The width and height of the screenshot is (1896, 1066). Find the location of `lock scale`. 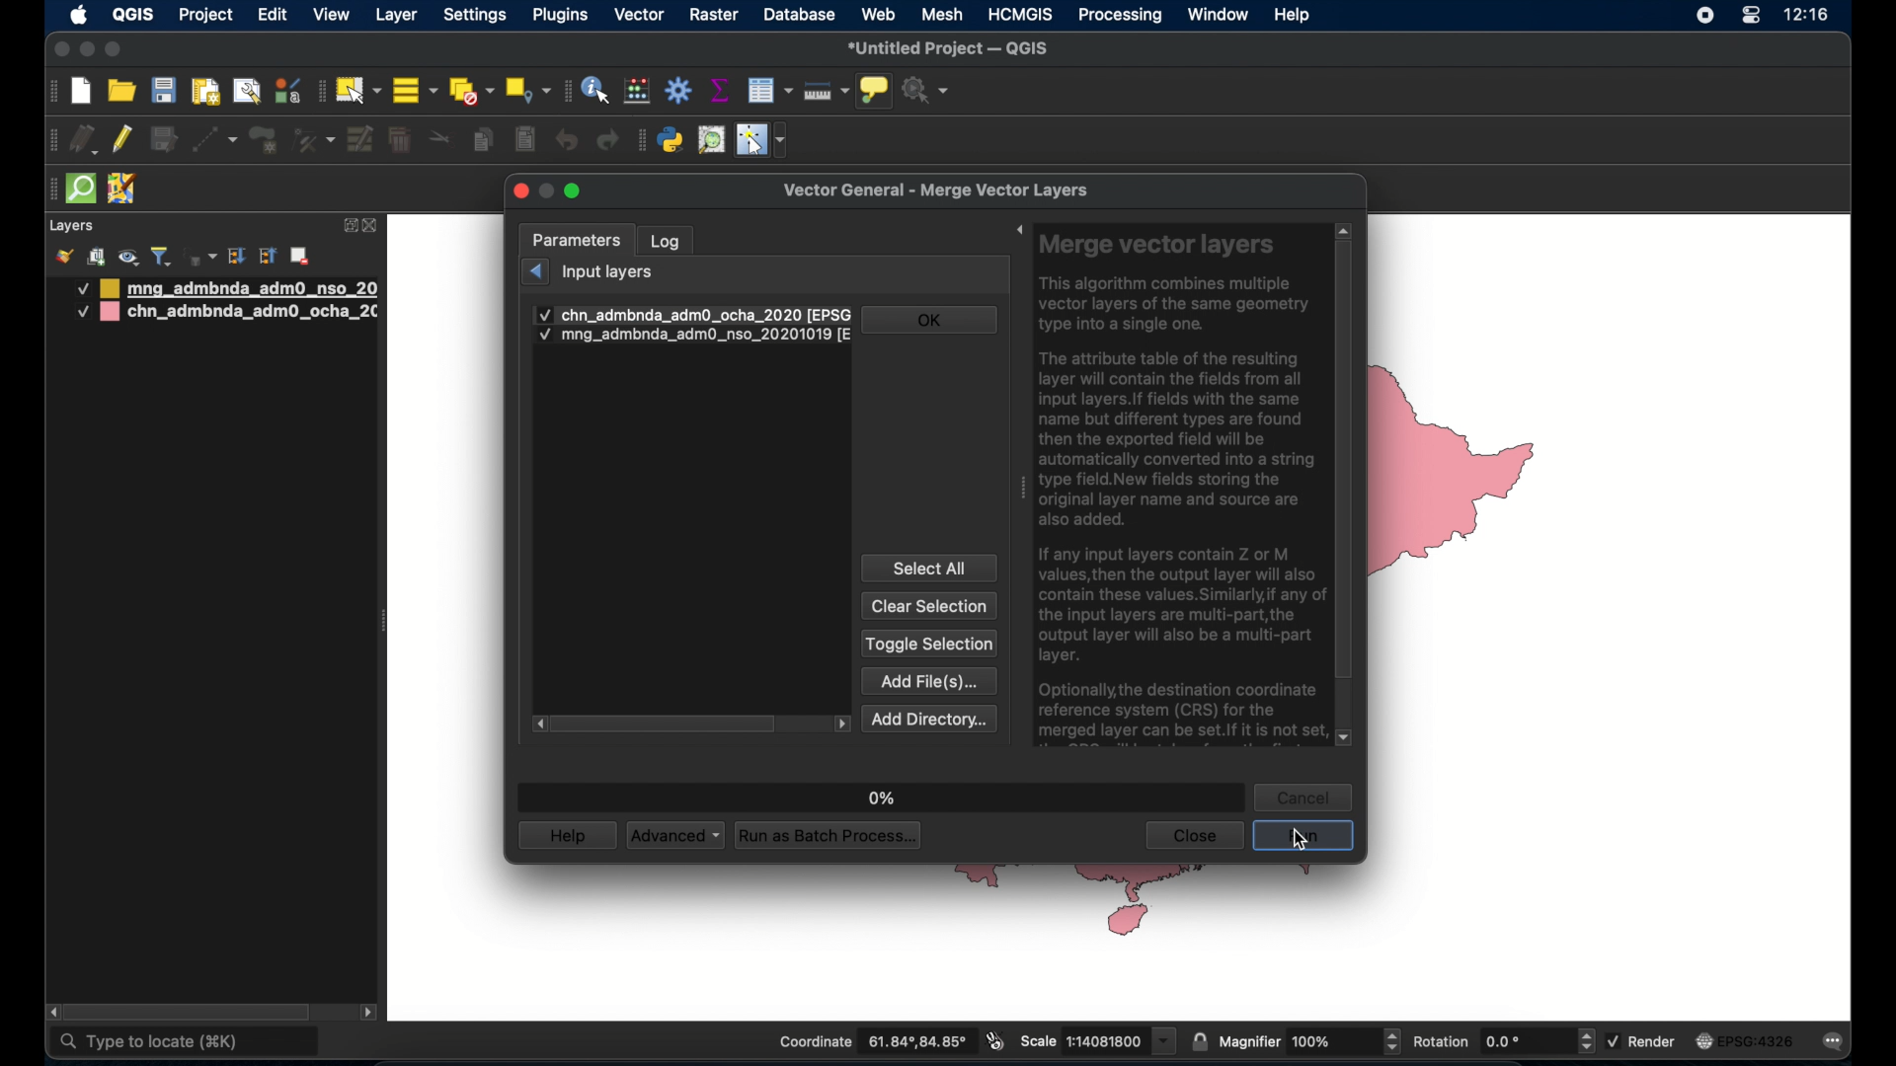

lock scale is located at coordinates (1199, 1039).